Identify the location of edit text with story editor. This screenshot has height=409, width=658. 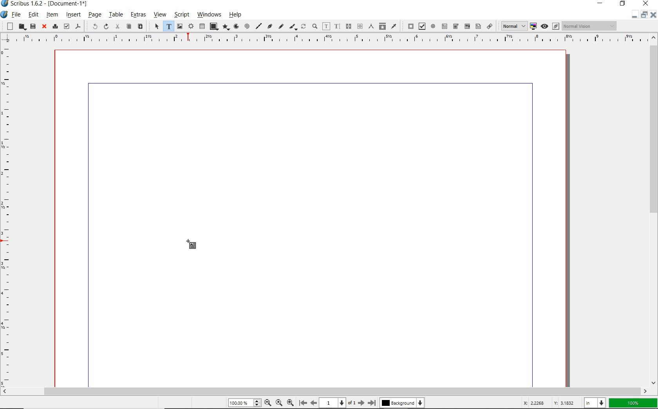
(337, 26).